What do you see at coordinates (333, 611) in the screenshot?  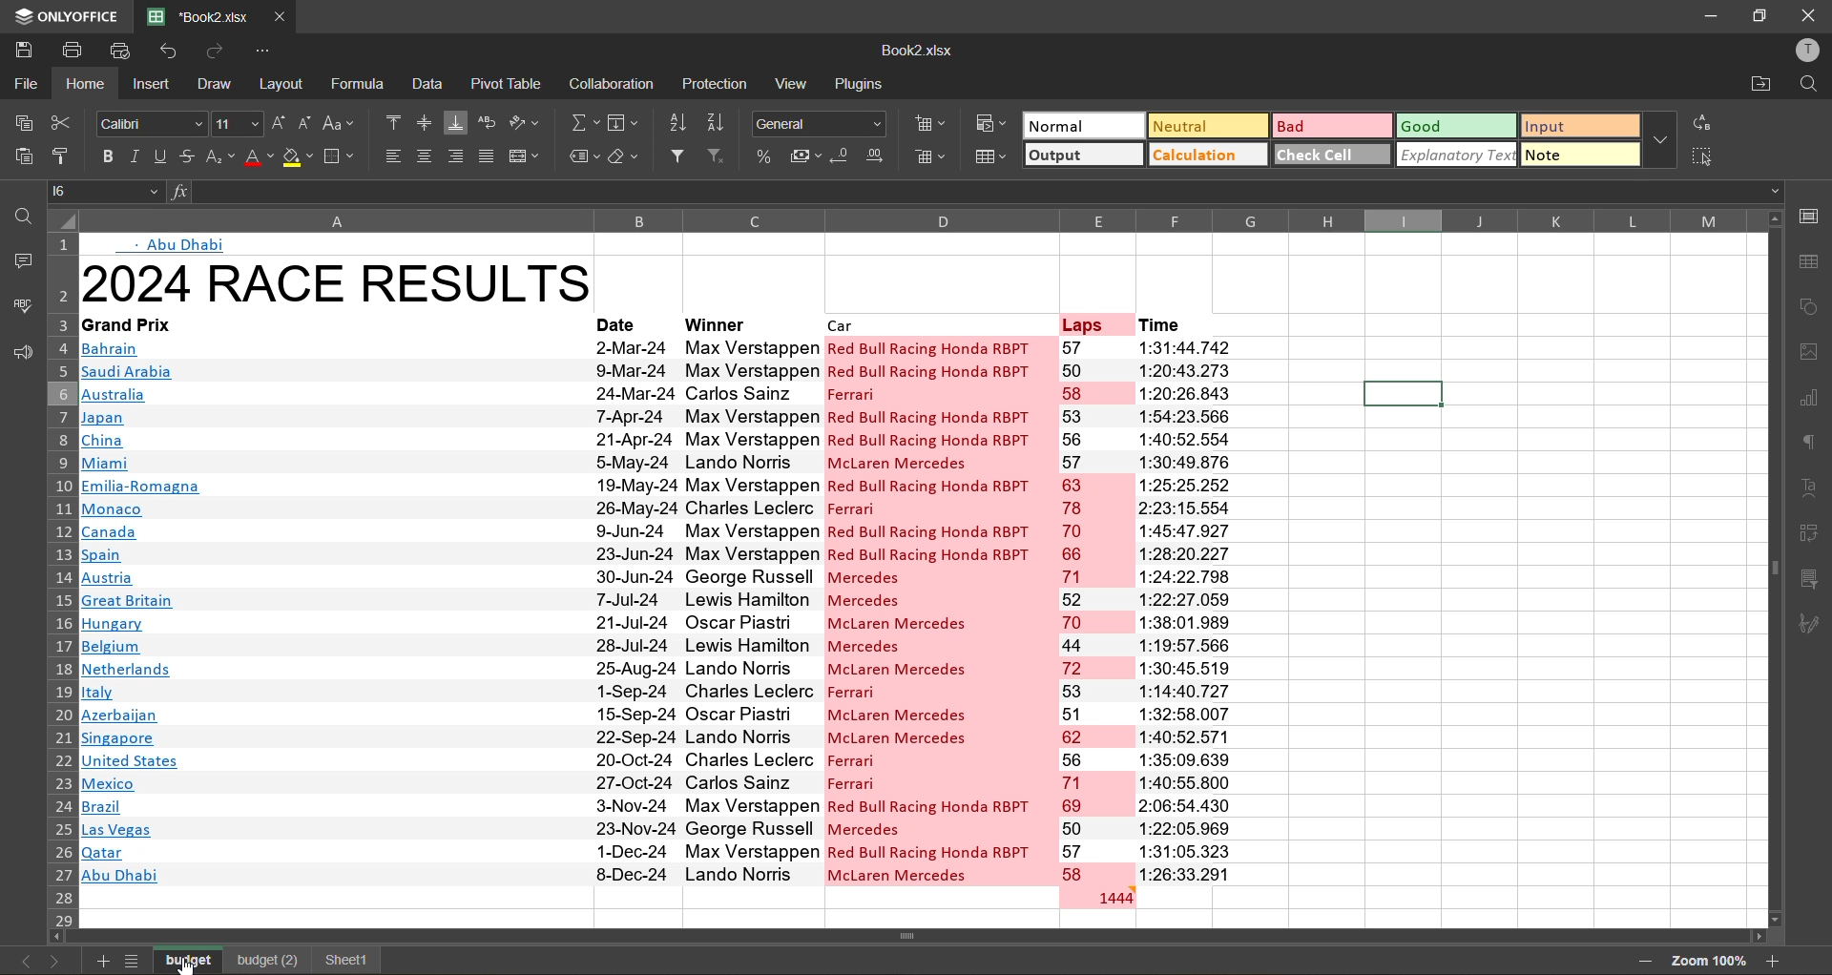 I see `gran prix` at bounding box center [333, 611].